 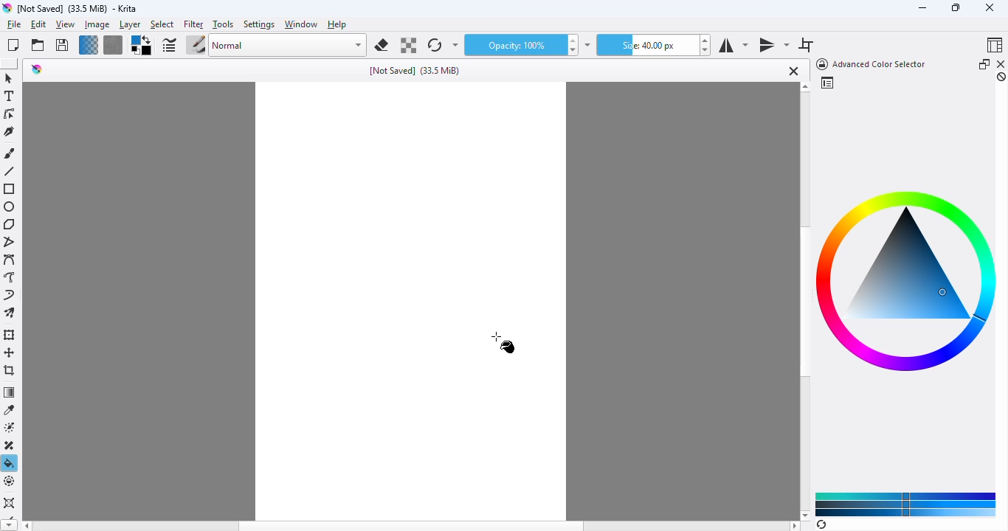 I want to click on smart patch tool, so click(x=11, y=445).